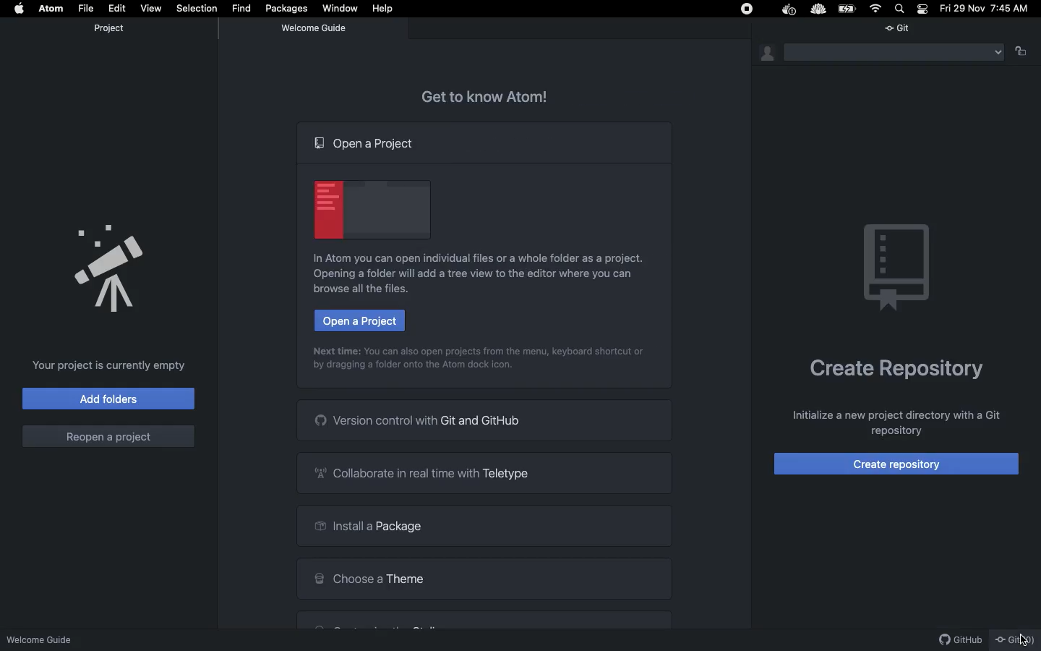  Describe the element at coordinates (150, 7) in the screenshot. I see `View` at that location.